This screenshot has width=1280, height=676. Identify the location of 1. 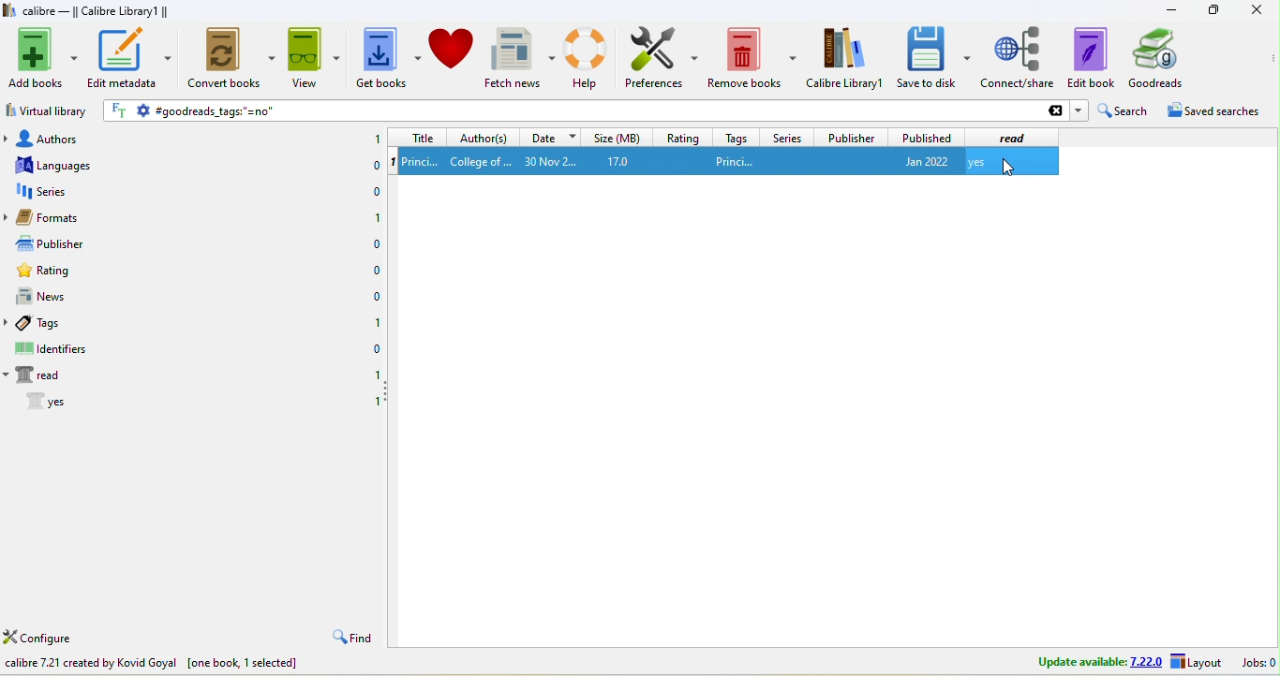
(376, 137).